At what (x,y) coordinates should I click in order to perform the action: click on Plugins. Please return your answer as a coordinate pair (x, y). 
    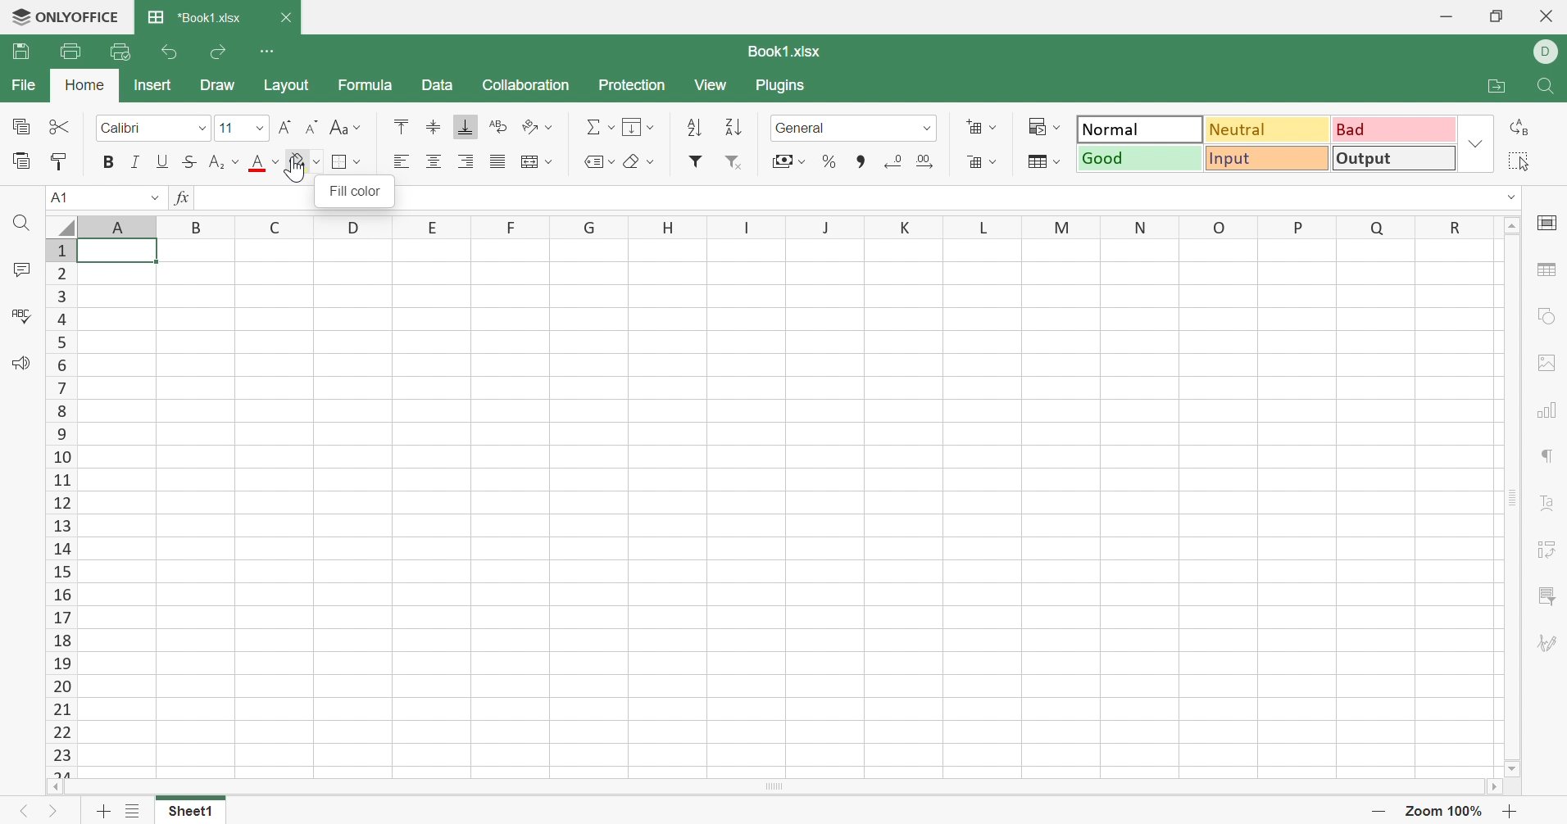
    Looking at the image, I should click on (781, 84).